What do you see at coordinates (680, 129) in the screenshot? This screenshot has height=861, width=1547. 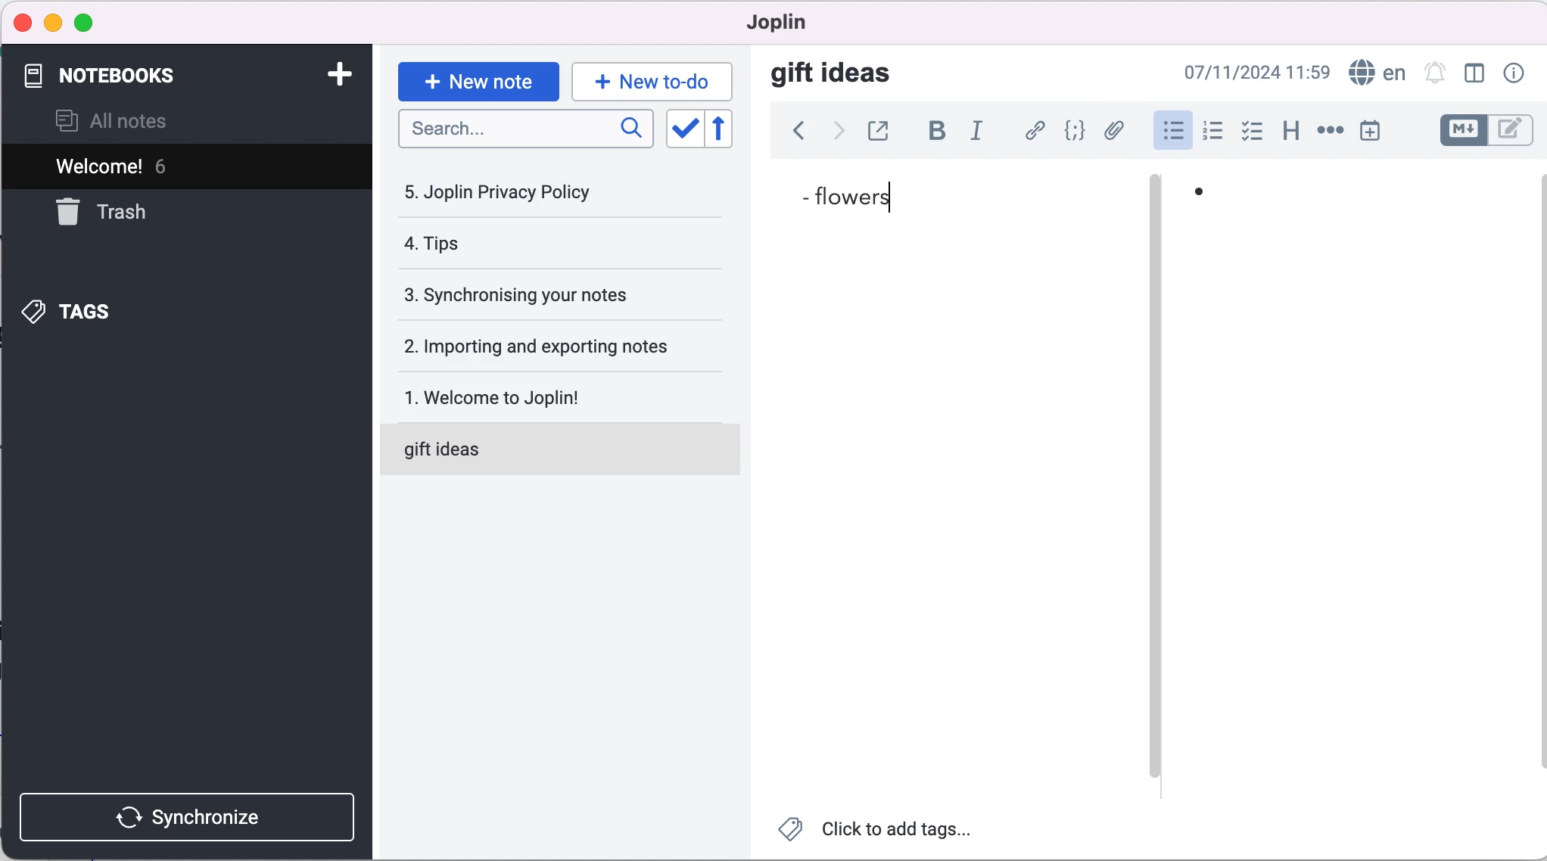 I see `toggle sort order field` at bounding box center [680, 129].